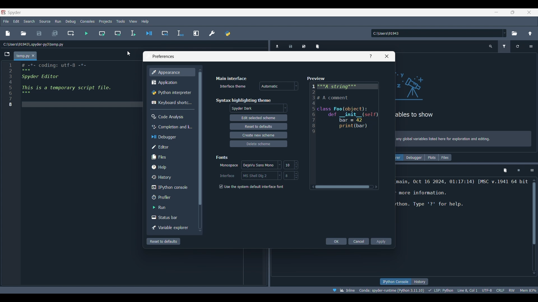 Image resolution: width=538 pixels, height=302 pixels. I want to click on Run current cell, so click(102, 33).